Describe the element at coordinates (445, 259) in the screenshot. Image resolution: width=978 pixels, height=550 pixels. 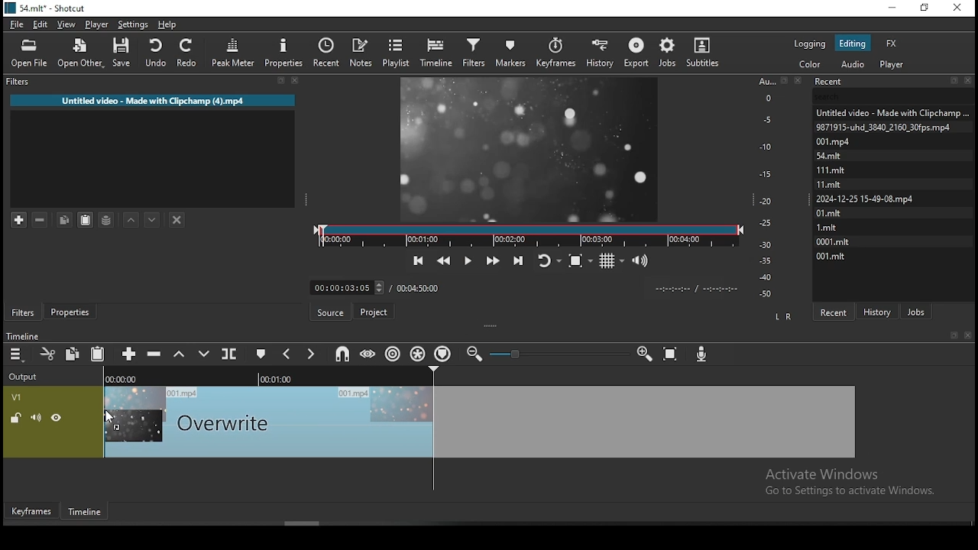
I see `play quickly backwards` at that location.